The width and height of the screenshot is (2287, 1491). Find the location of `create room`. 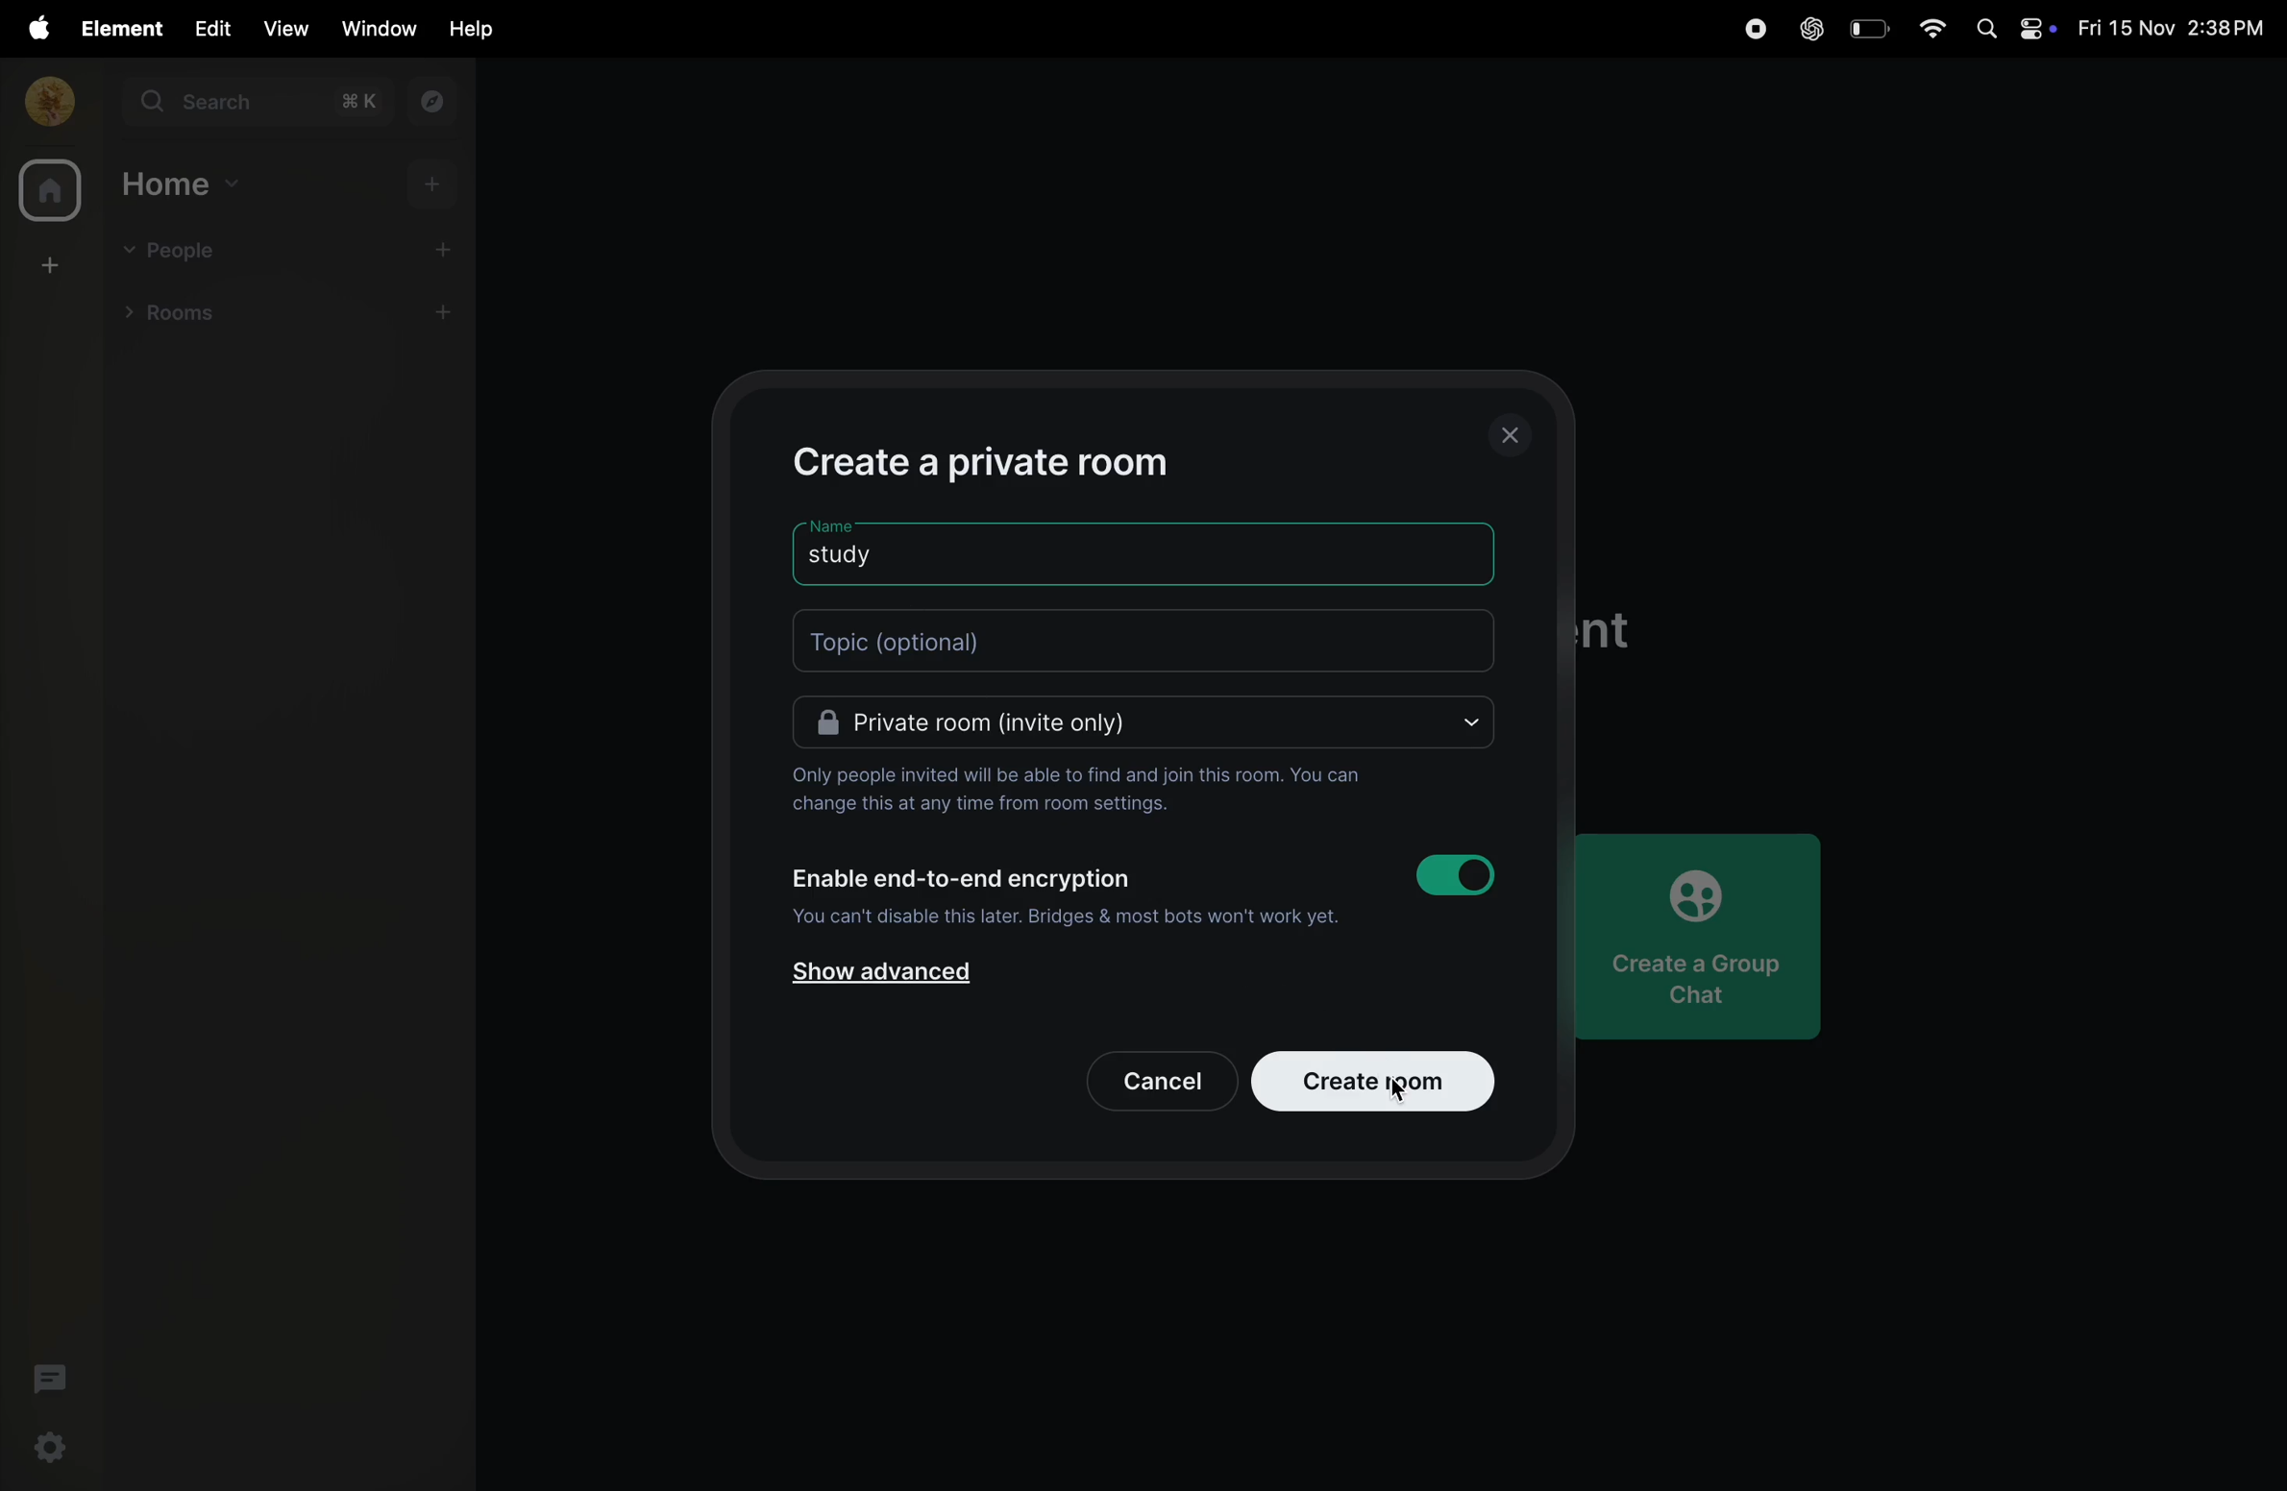

create room is located at coordinates (1373, 1085).